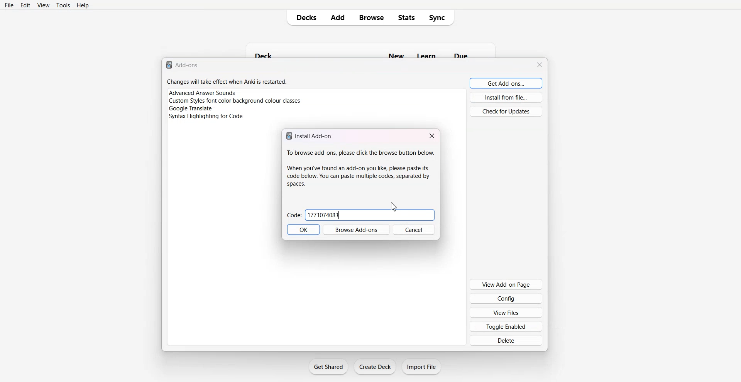 This screenshot has width=741, height=382. What do you see at coordinates (235, 101) in the screenshot?
I see `custom styles font color background colour classes` at bounding box center [235, 101].